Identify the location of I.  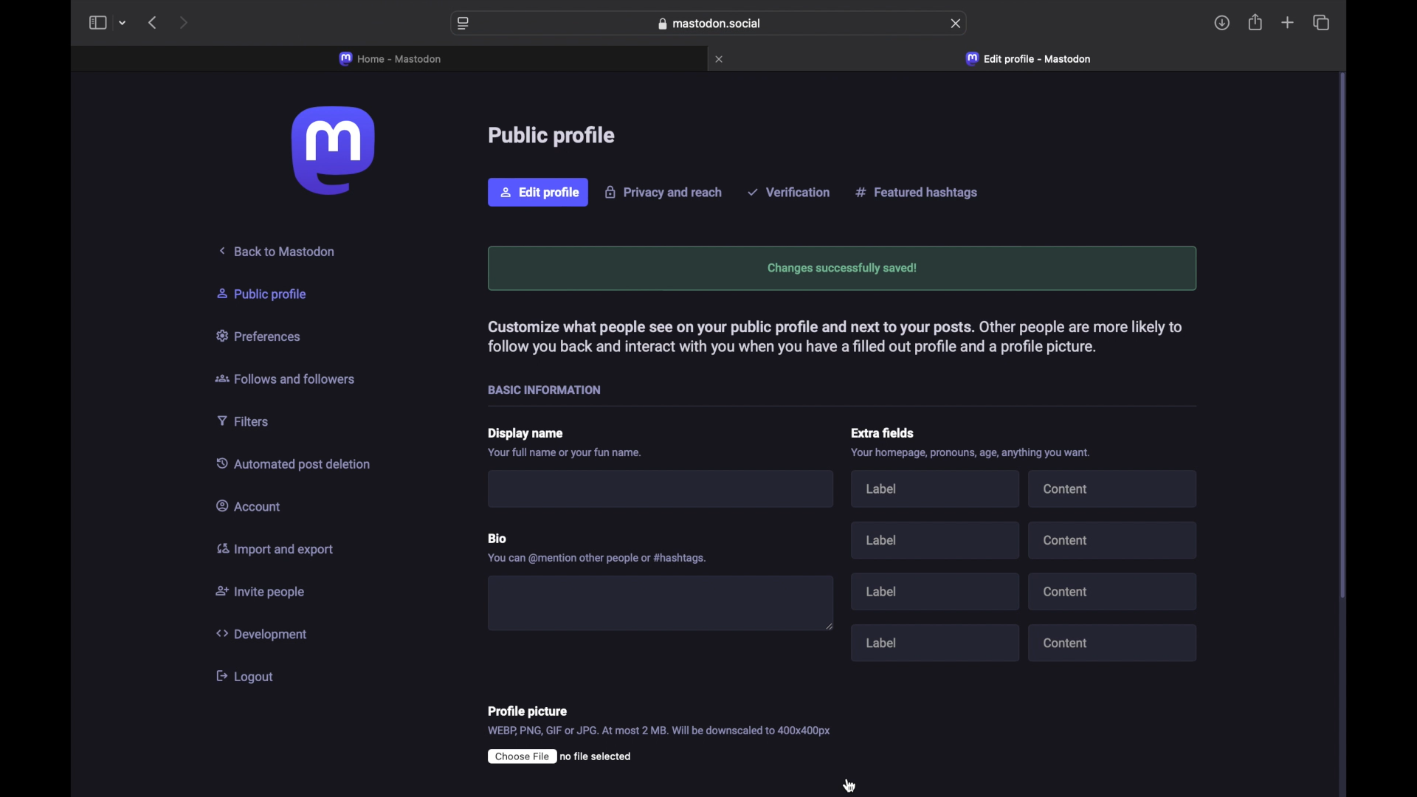
(661, 491).